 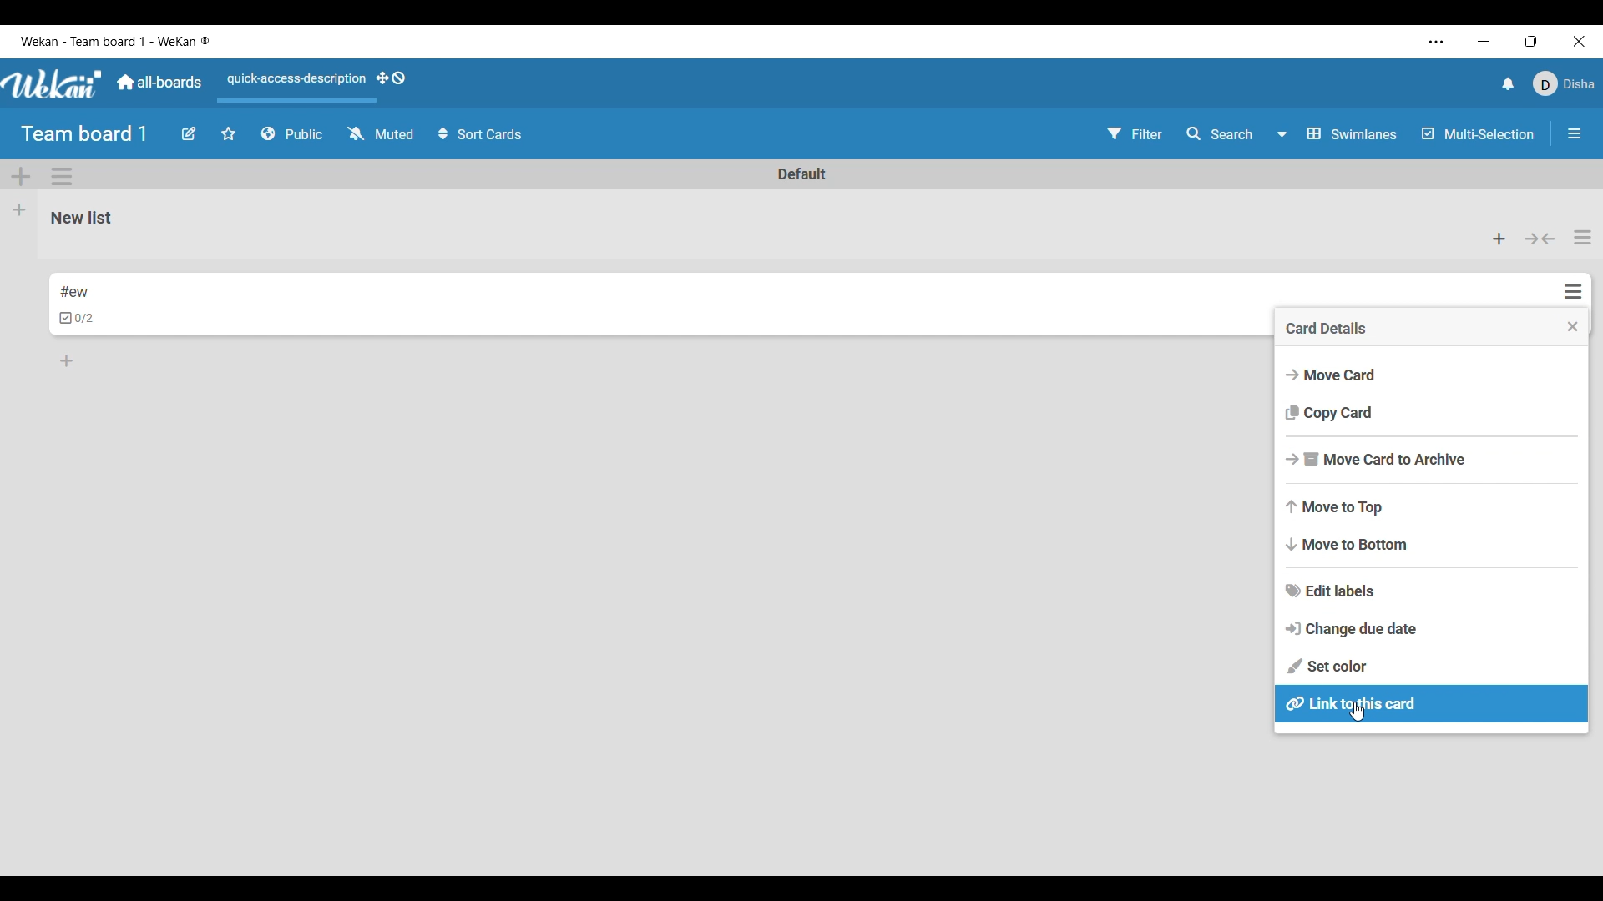 I want to click on Filter, so click(x=1135, y=133).